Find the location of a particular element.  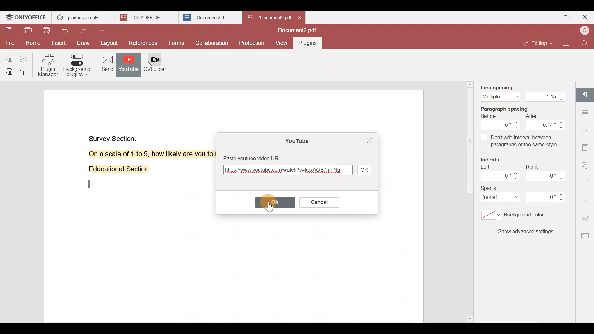

Paste is located at coordinates (7, 71).